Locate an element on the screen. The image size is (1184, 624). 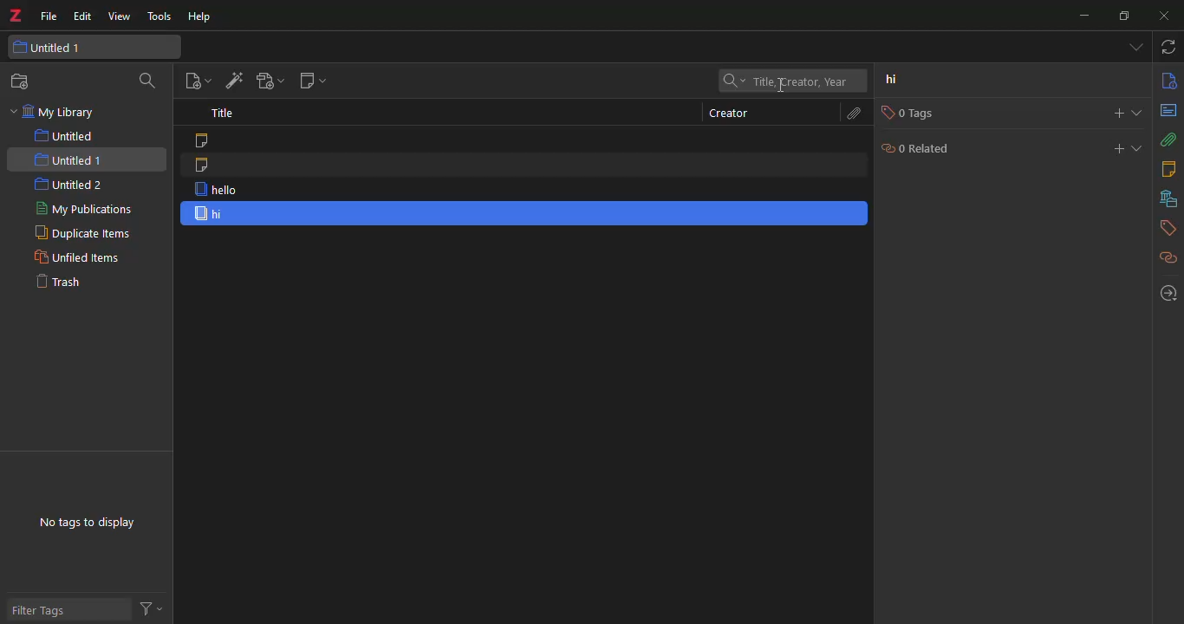
attach is located at coordinates (1168, 140).